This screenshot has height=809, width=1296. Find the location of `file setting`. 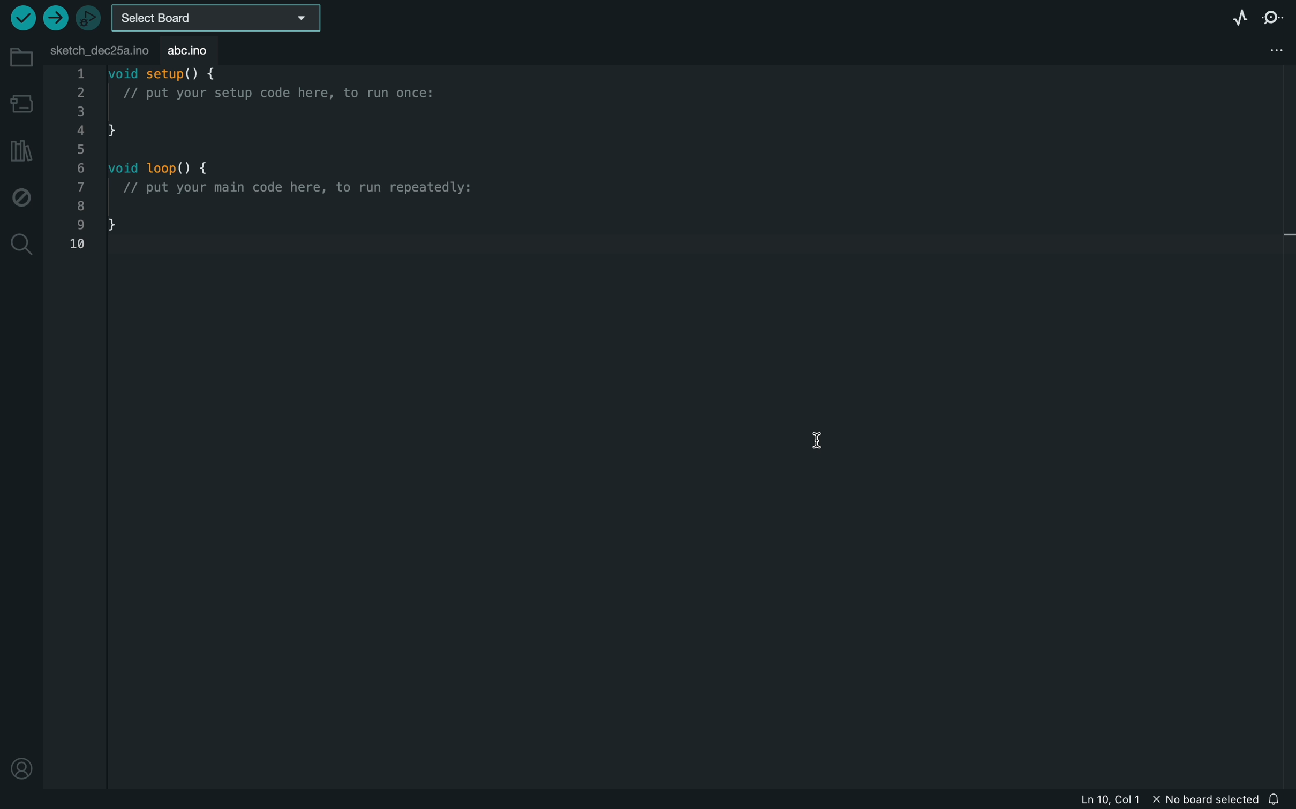

file setting is located at coordinates (1267, 50).